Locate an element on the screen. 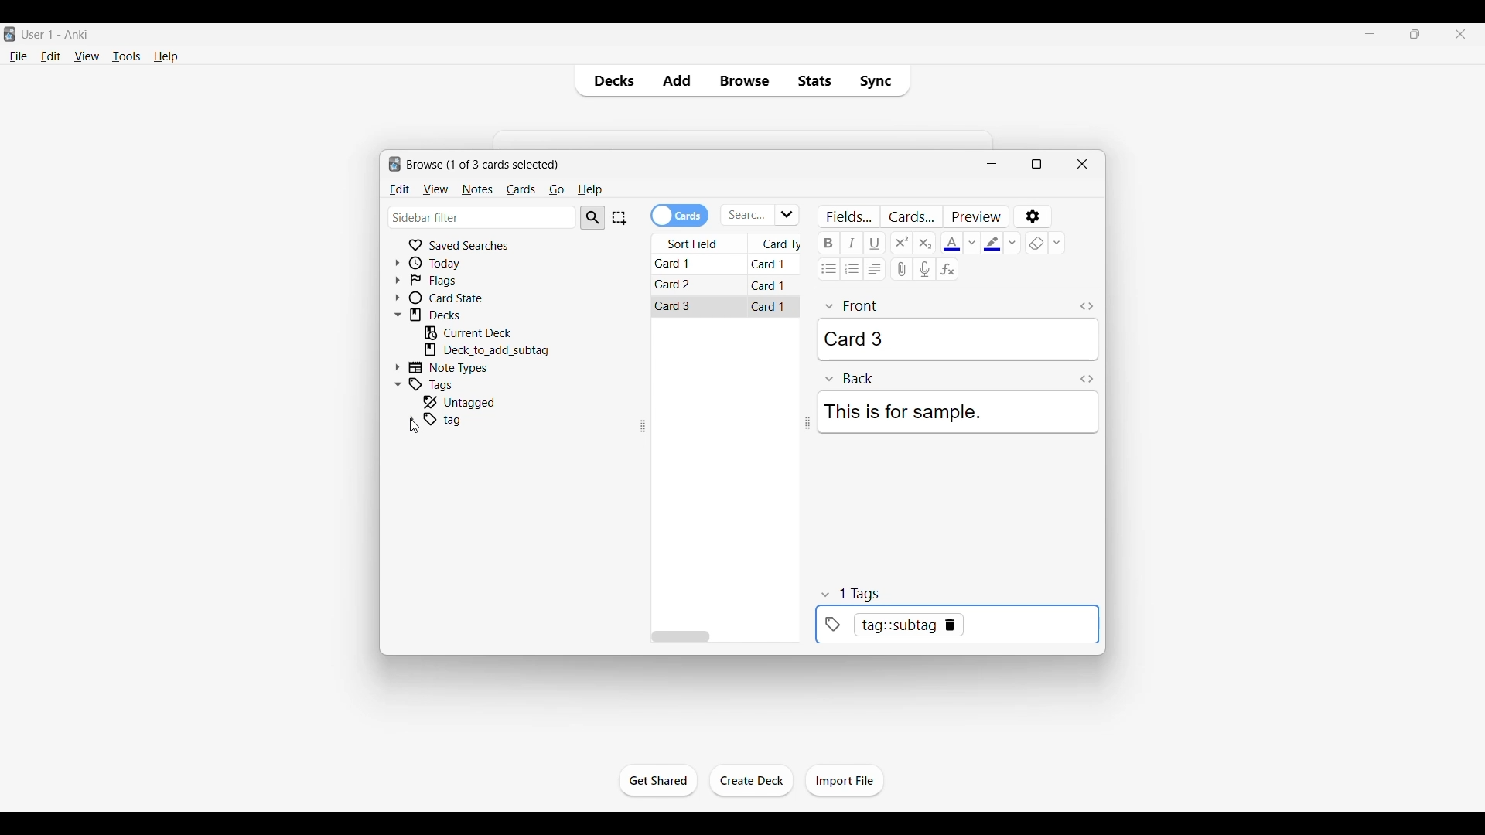 The width and height of the screenshot is (1485, 835). Remove formatting options is located at coordinates (1057, 243).